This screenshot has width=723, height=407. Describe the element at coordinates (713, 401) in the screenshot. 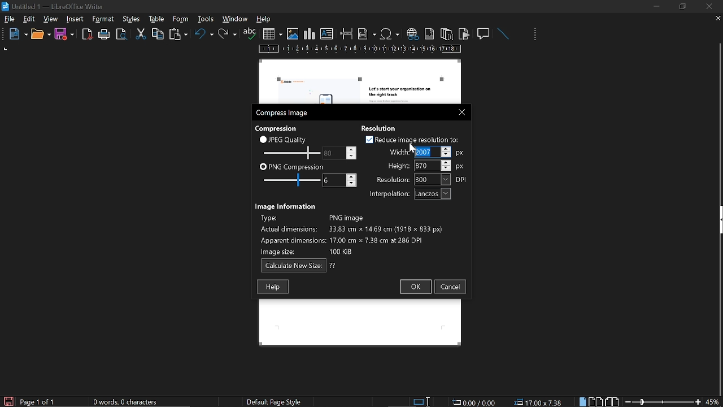

I see `current zoom` at that location.